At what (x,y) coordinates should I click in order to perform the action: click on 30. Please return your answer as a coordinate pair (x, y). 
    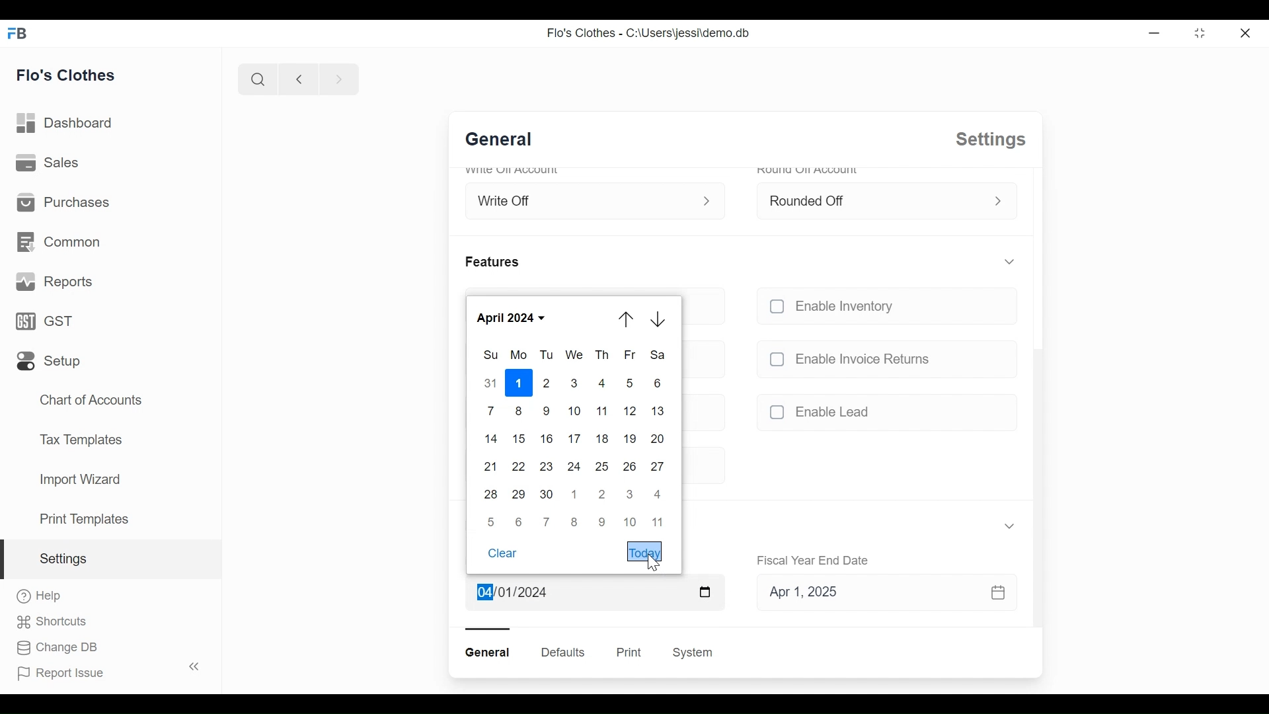
    Looking at the image, I should click on (546, 493).